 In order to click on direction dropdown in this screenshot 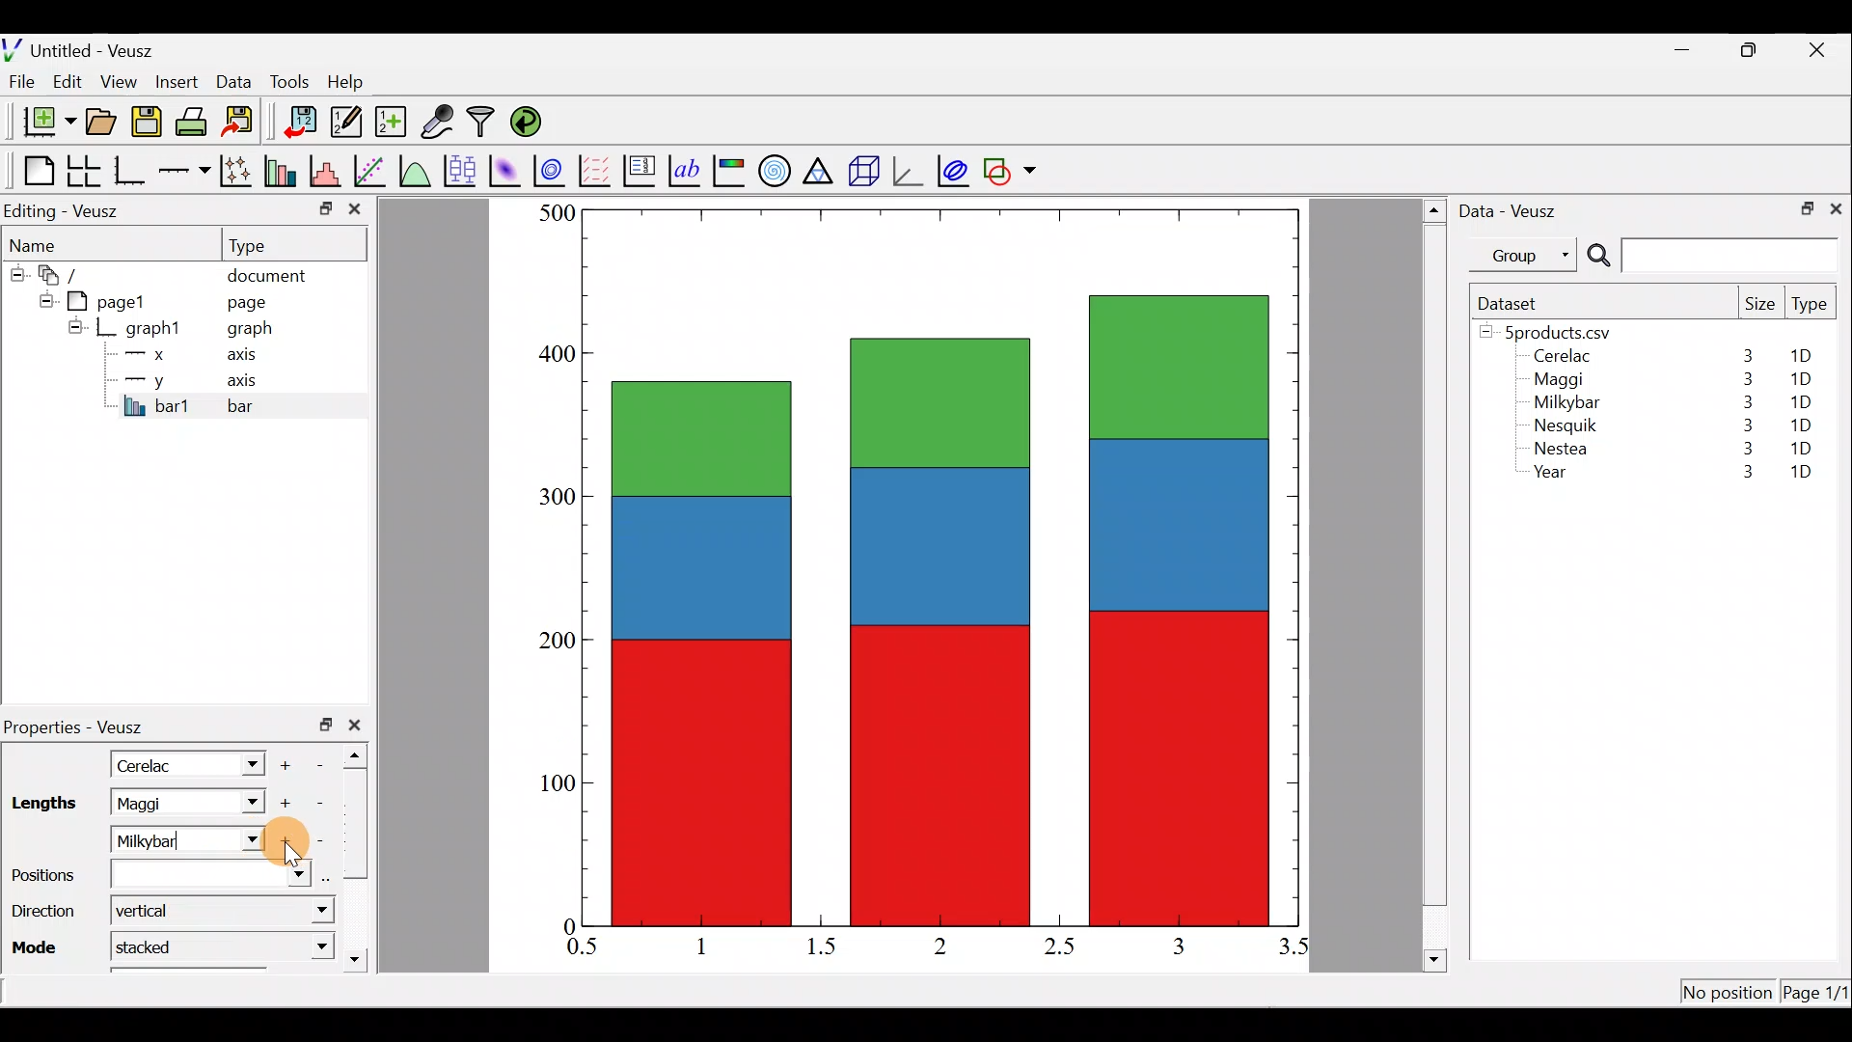, I will do `click(302, 912)`.